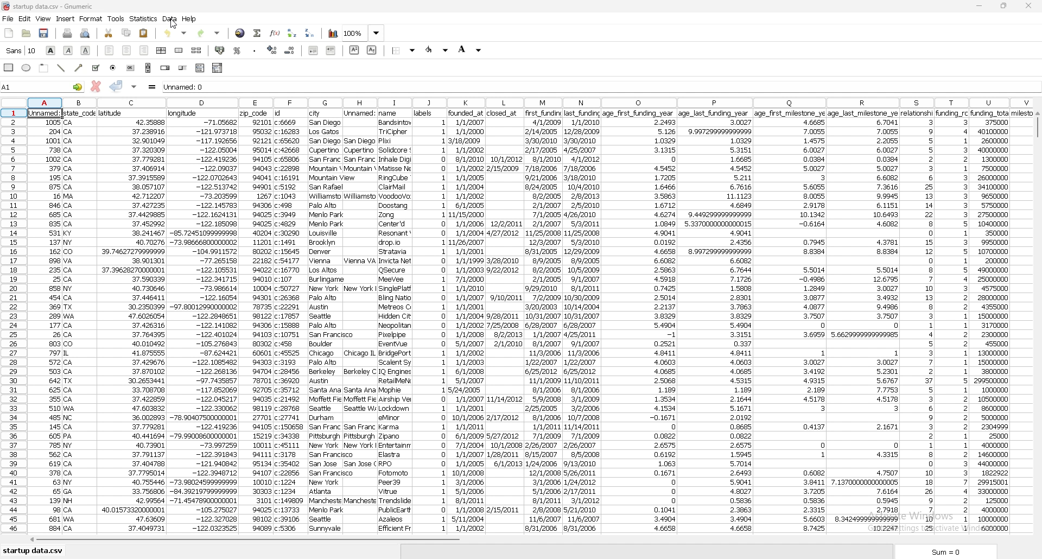 This screenshot has width=1042, height=559. I want to click on data, so click(952, 320).